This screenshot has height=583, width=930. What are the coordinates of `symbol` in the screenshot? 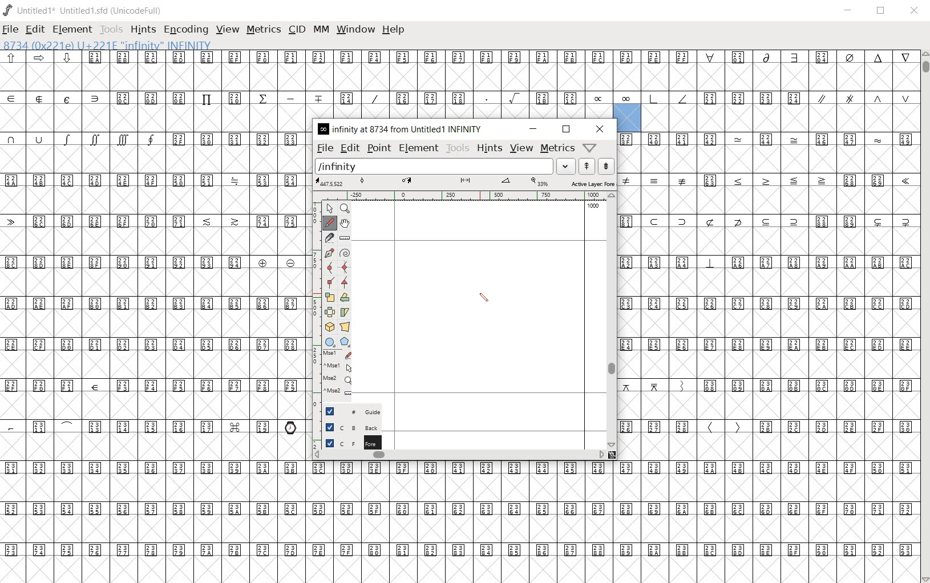 It's located at (767, 139).